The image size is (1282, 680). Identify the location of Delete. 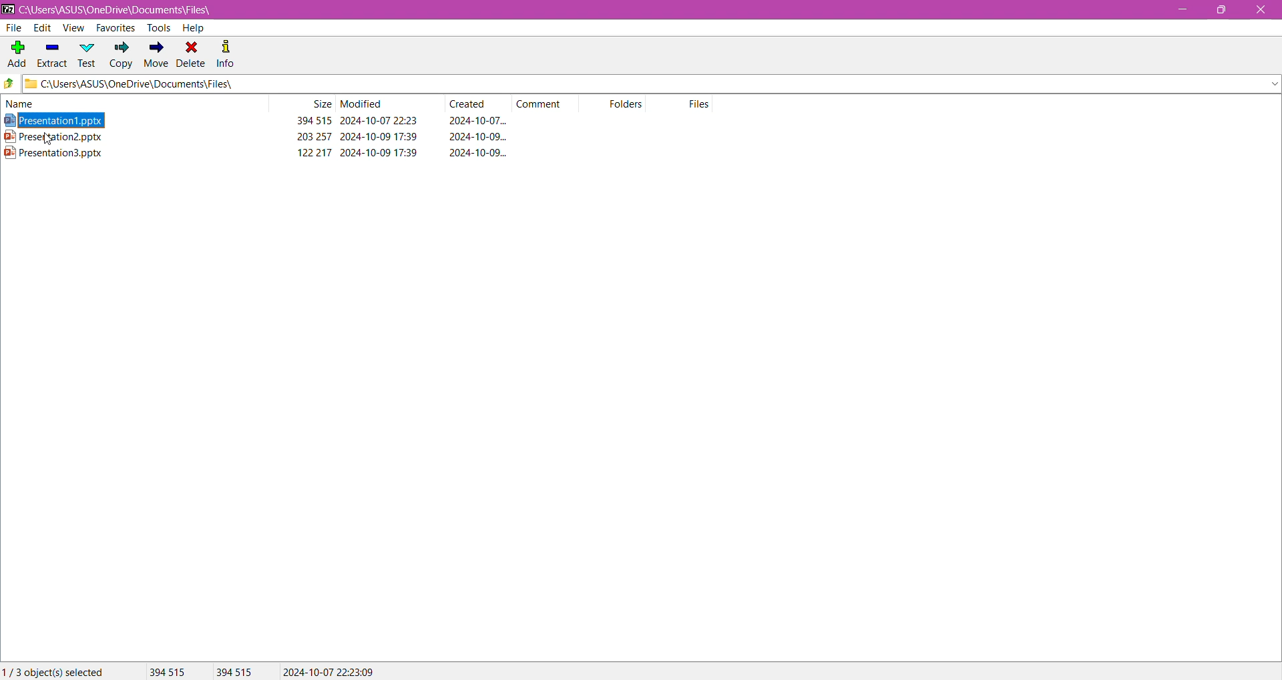
(192, 53).